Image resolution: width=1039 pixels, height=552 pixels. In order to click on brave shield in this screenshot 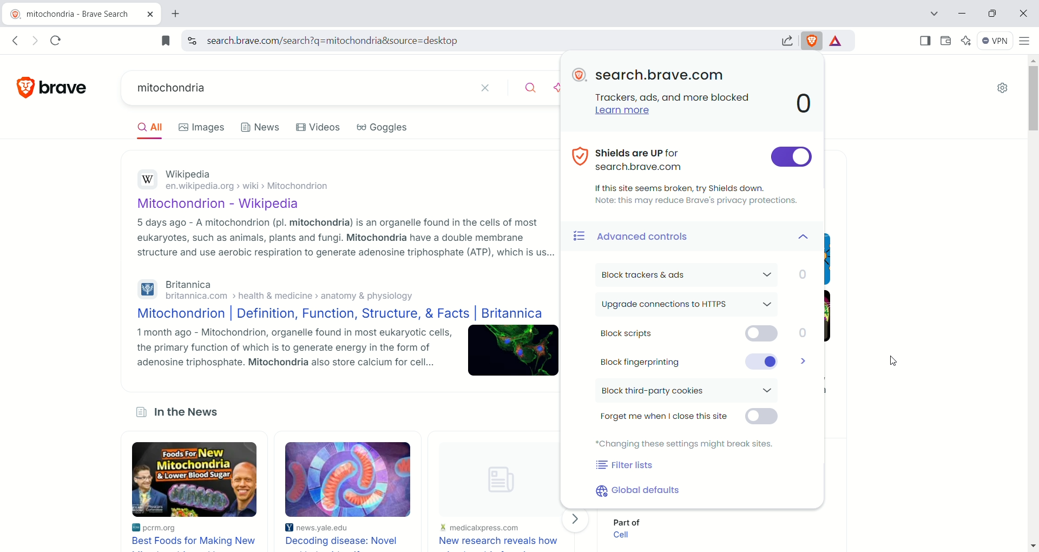, I will do `click(813, 40)`.